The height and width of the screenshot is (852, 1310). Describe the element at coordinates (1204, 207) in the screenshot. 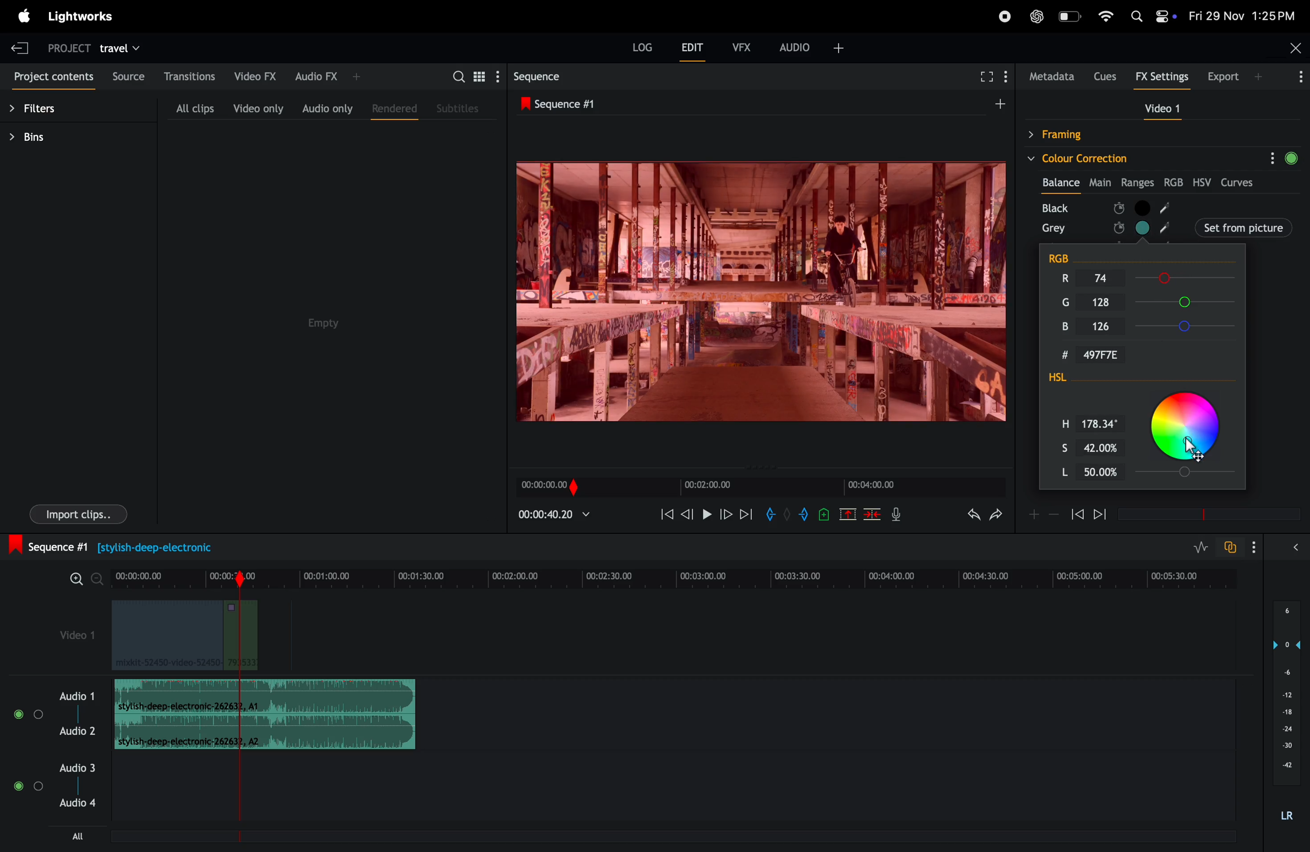

I see `black node` at that location.